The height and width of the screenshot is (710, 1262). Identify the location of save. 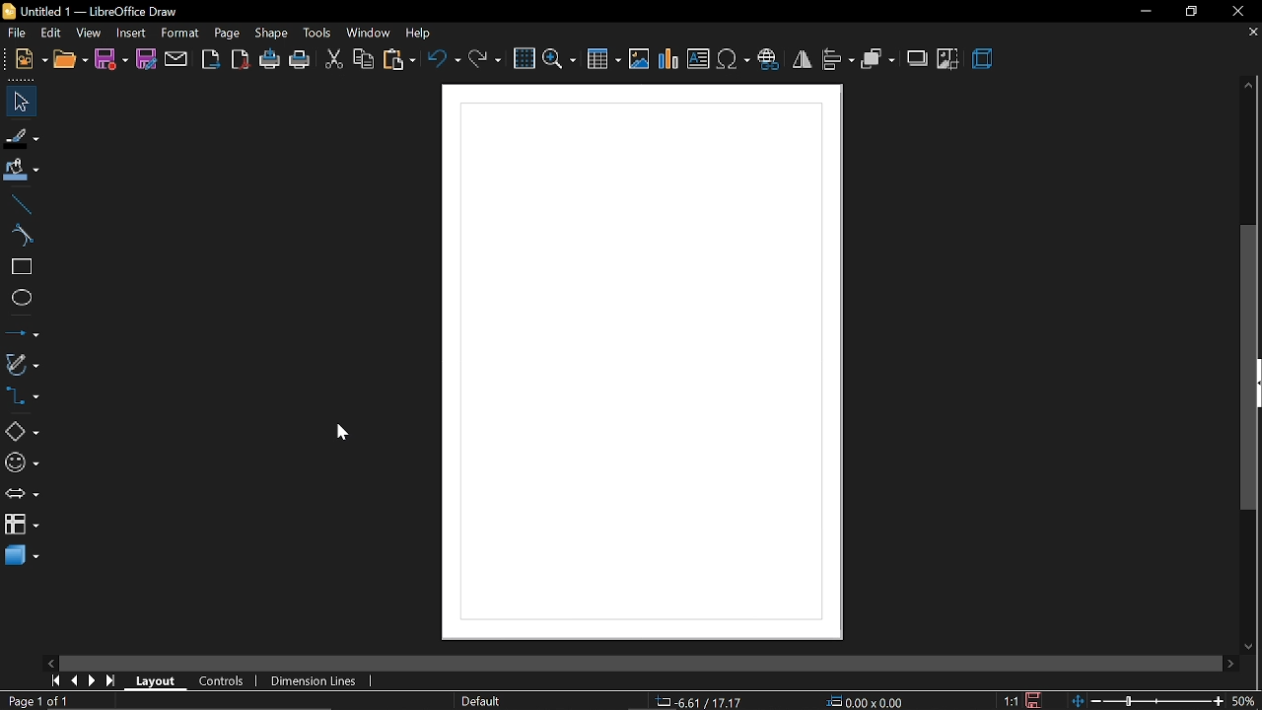
(1037, 699).